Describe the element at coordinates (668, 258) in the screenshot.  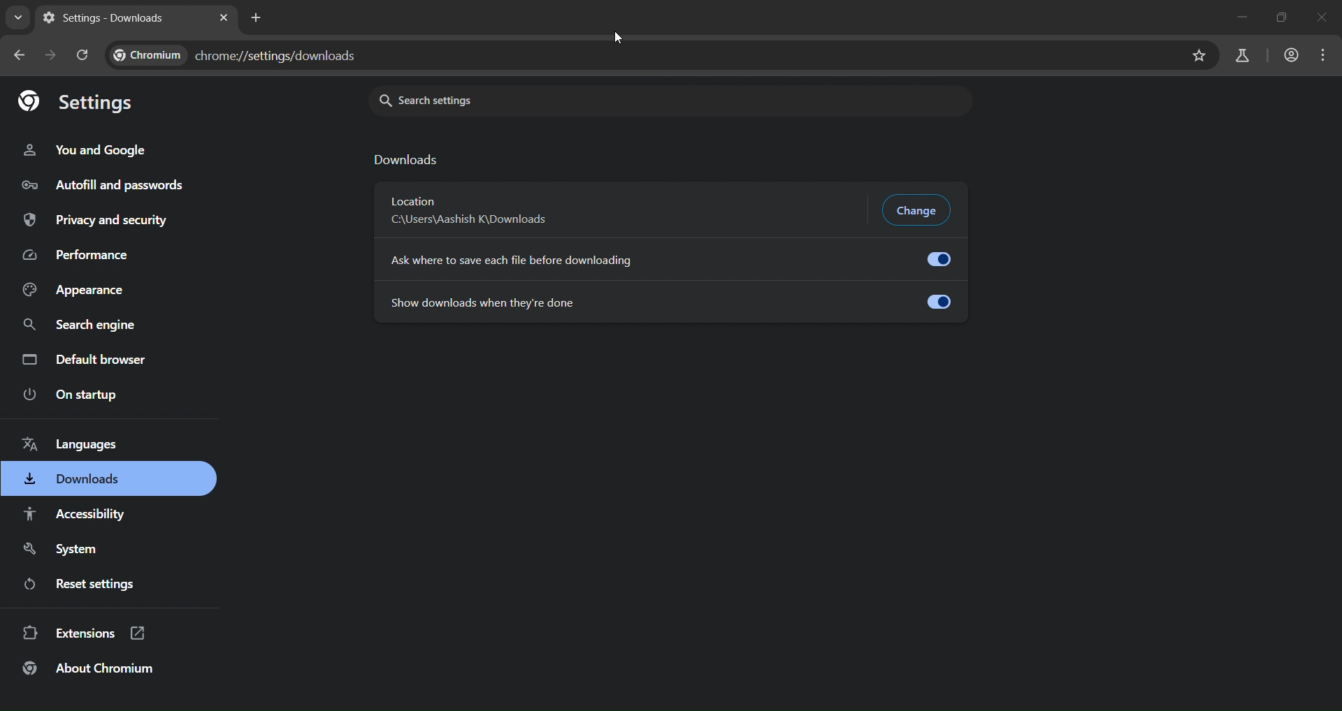
I see `ash where to save each file before downloading` at that location.